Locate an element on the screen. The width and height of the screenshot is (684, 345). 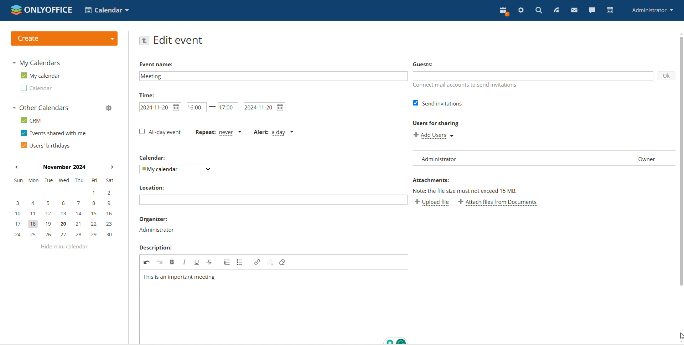
redo is located at coordinates (159, 262).